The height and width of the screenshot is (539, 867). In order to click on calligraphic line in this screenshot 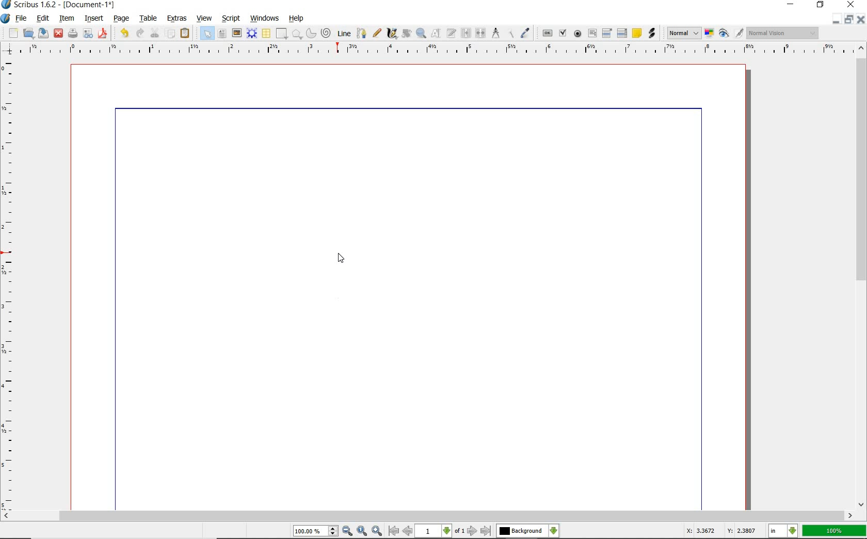, I will do `click(392, 34)`.